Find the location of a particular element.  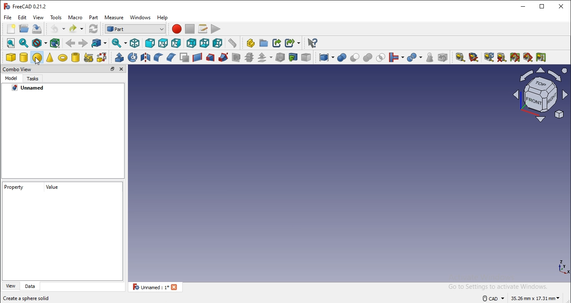

property is located at coordinates (15, 187).